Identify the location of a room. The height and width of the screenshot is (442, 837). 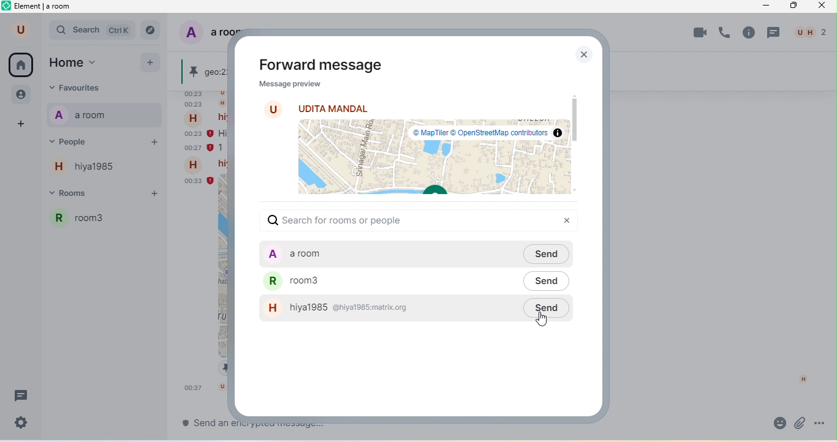
(383, 253).